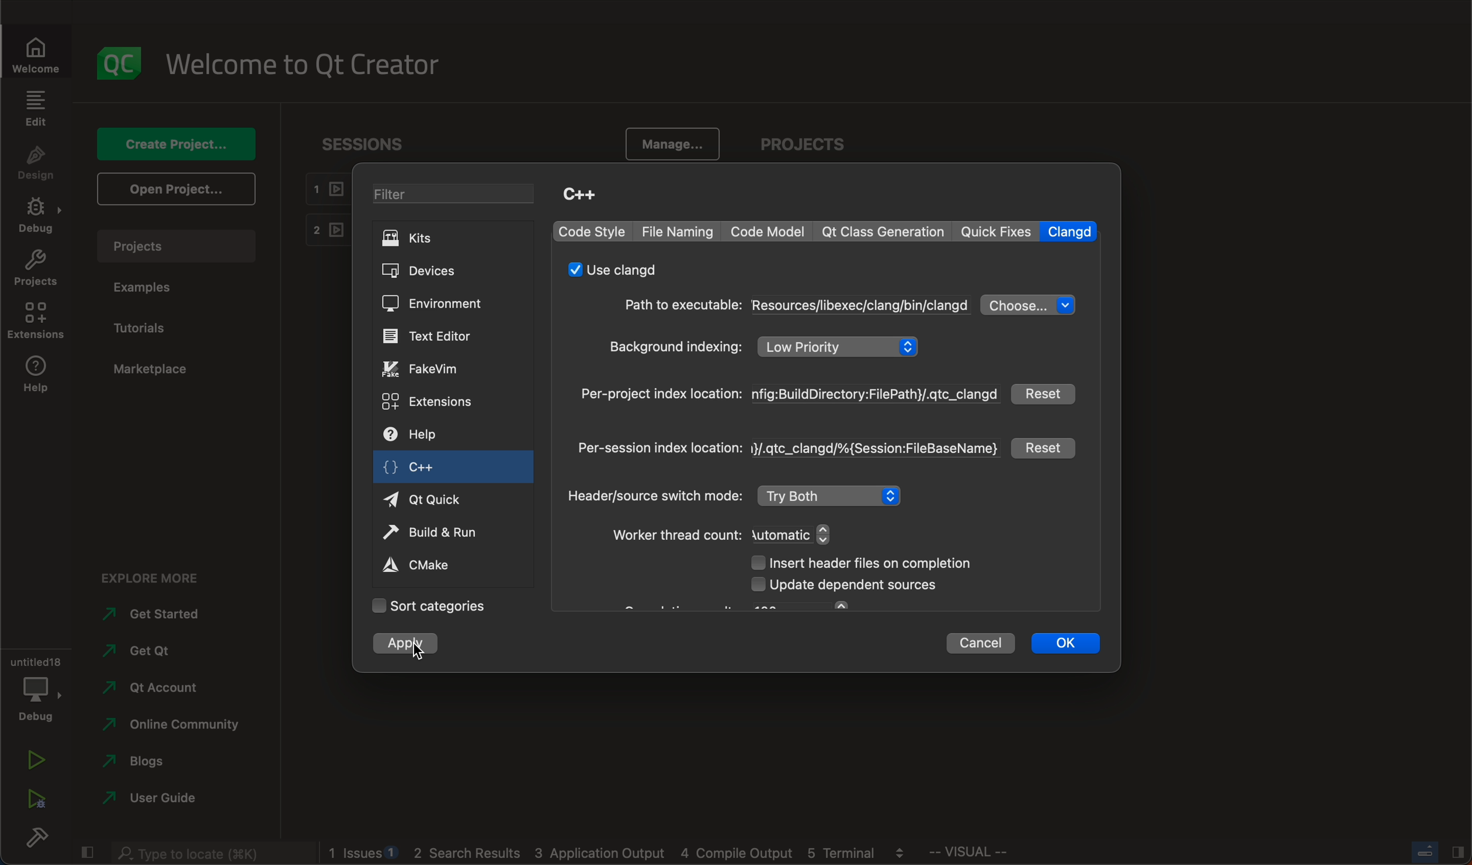  What do you see at coordinates (178, 145) in the screenshot?
I see `create ` at bounding box center [178, 145].